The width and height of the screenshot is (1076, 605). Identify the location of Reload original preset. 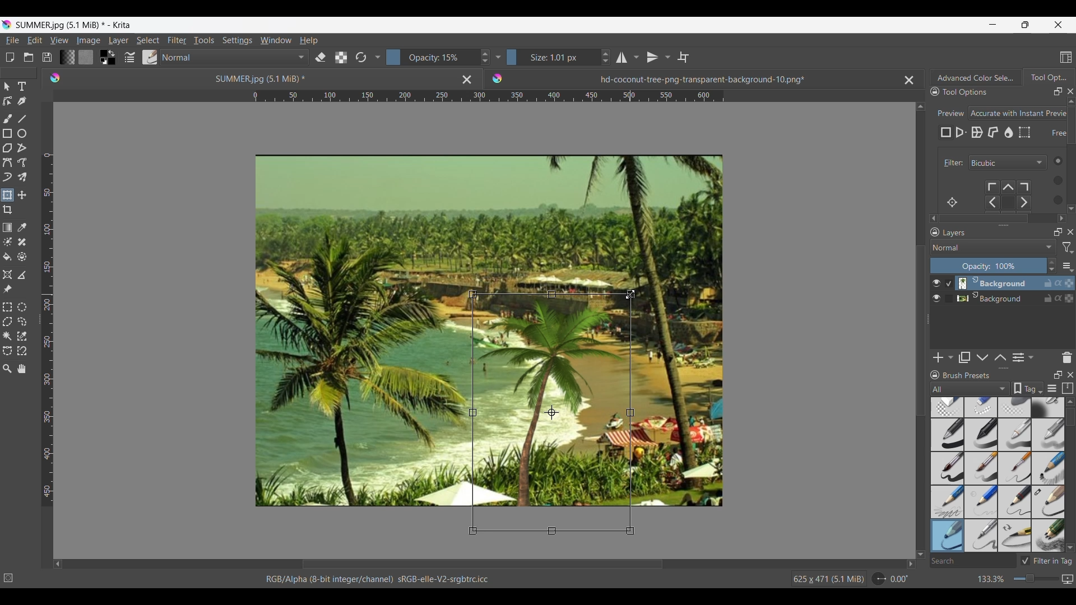
(360, 57).